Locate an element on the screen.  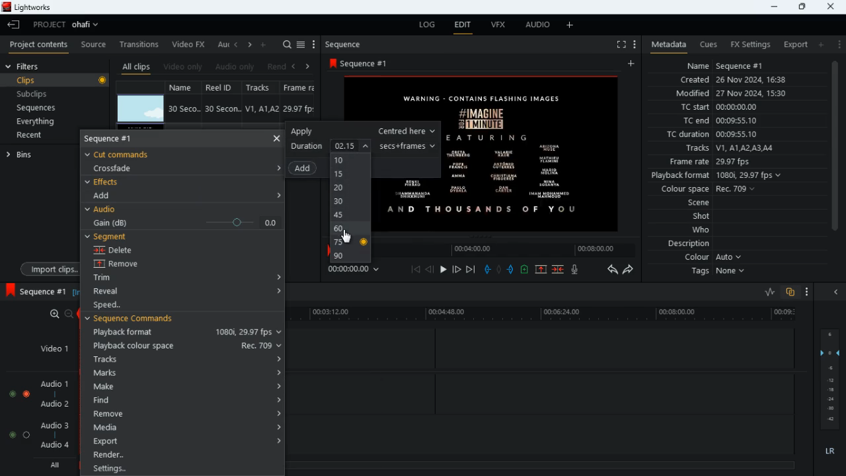
fx settings is located at coordinates (750, 44).